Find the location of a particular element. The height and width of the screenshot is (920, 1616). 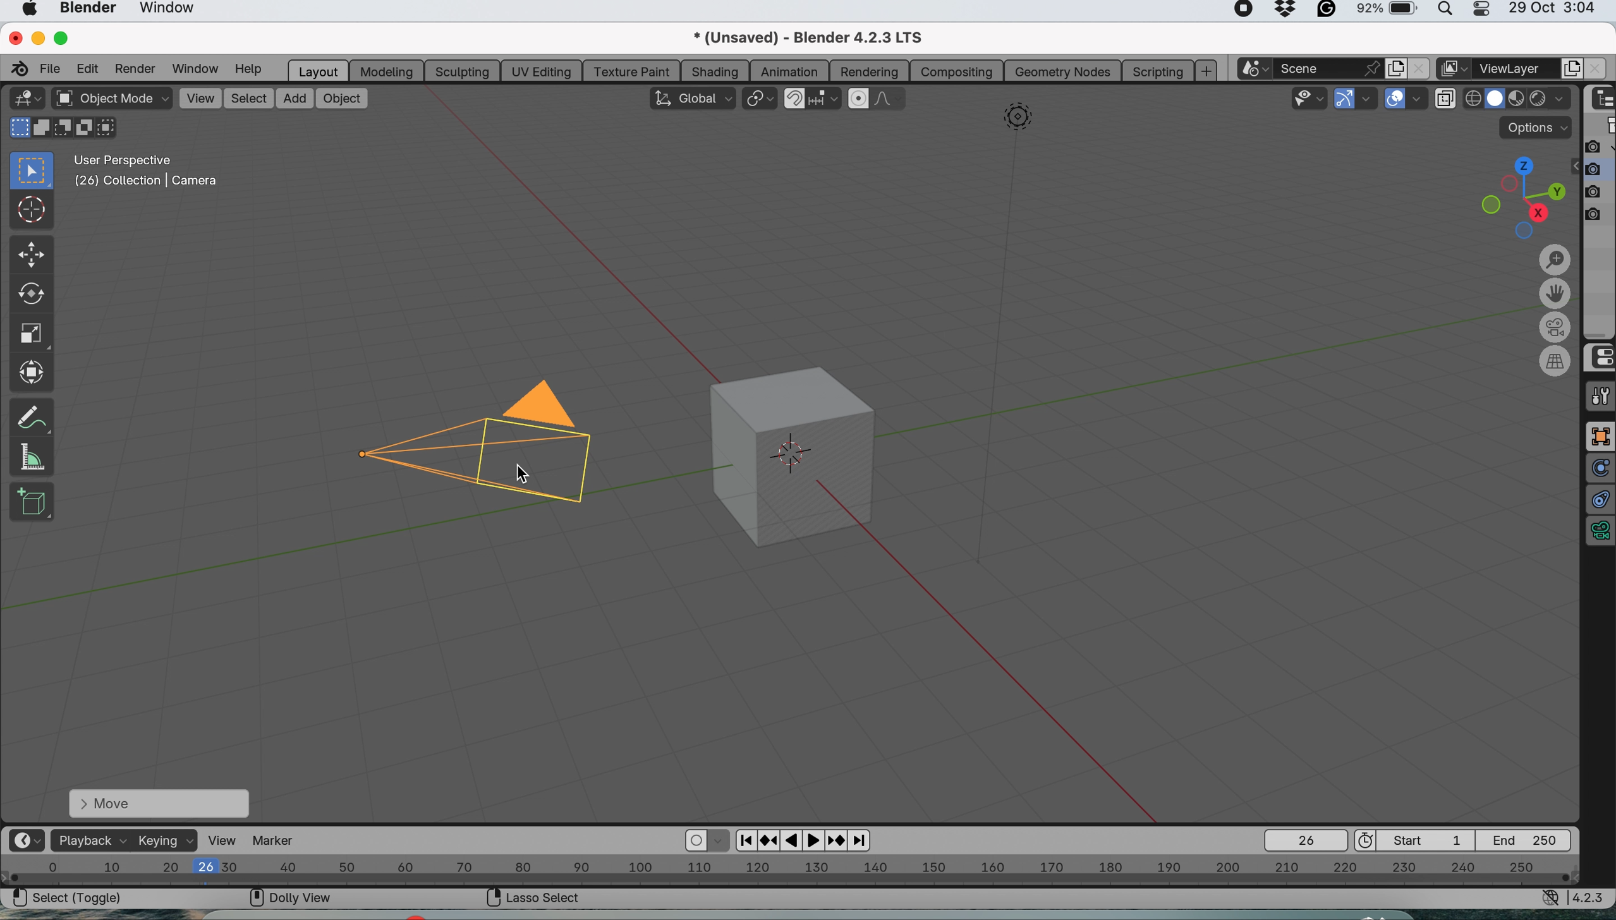

transform pivot point is located at coordinates (759, 99).